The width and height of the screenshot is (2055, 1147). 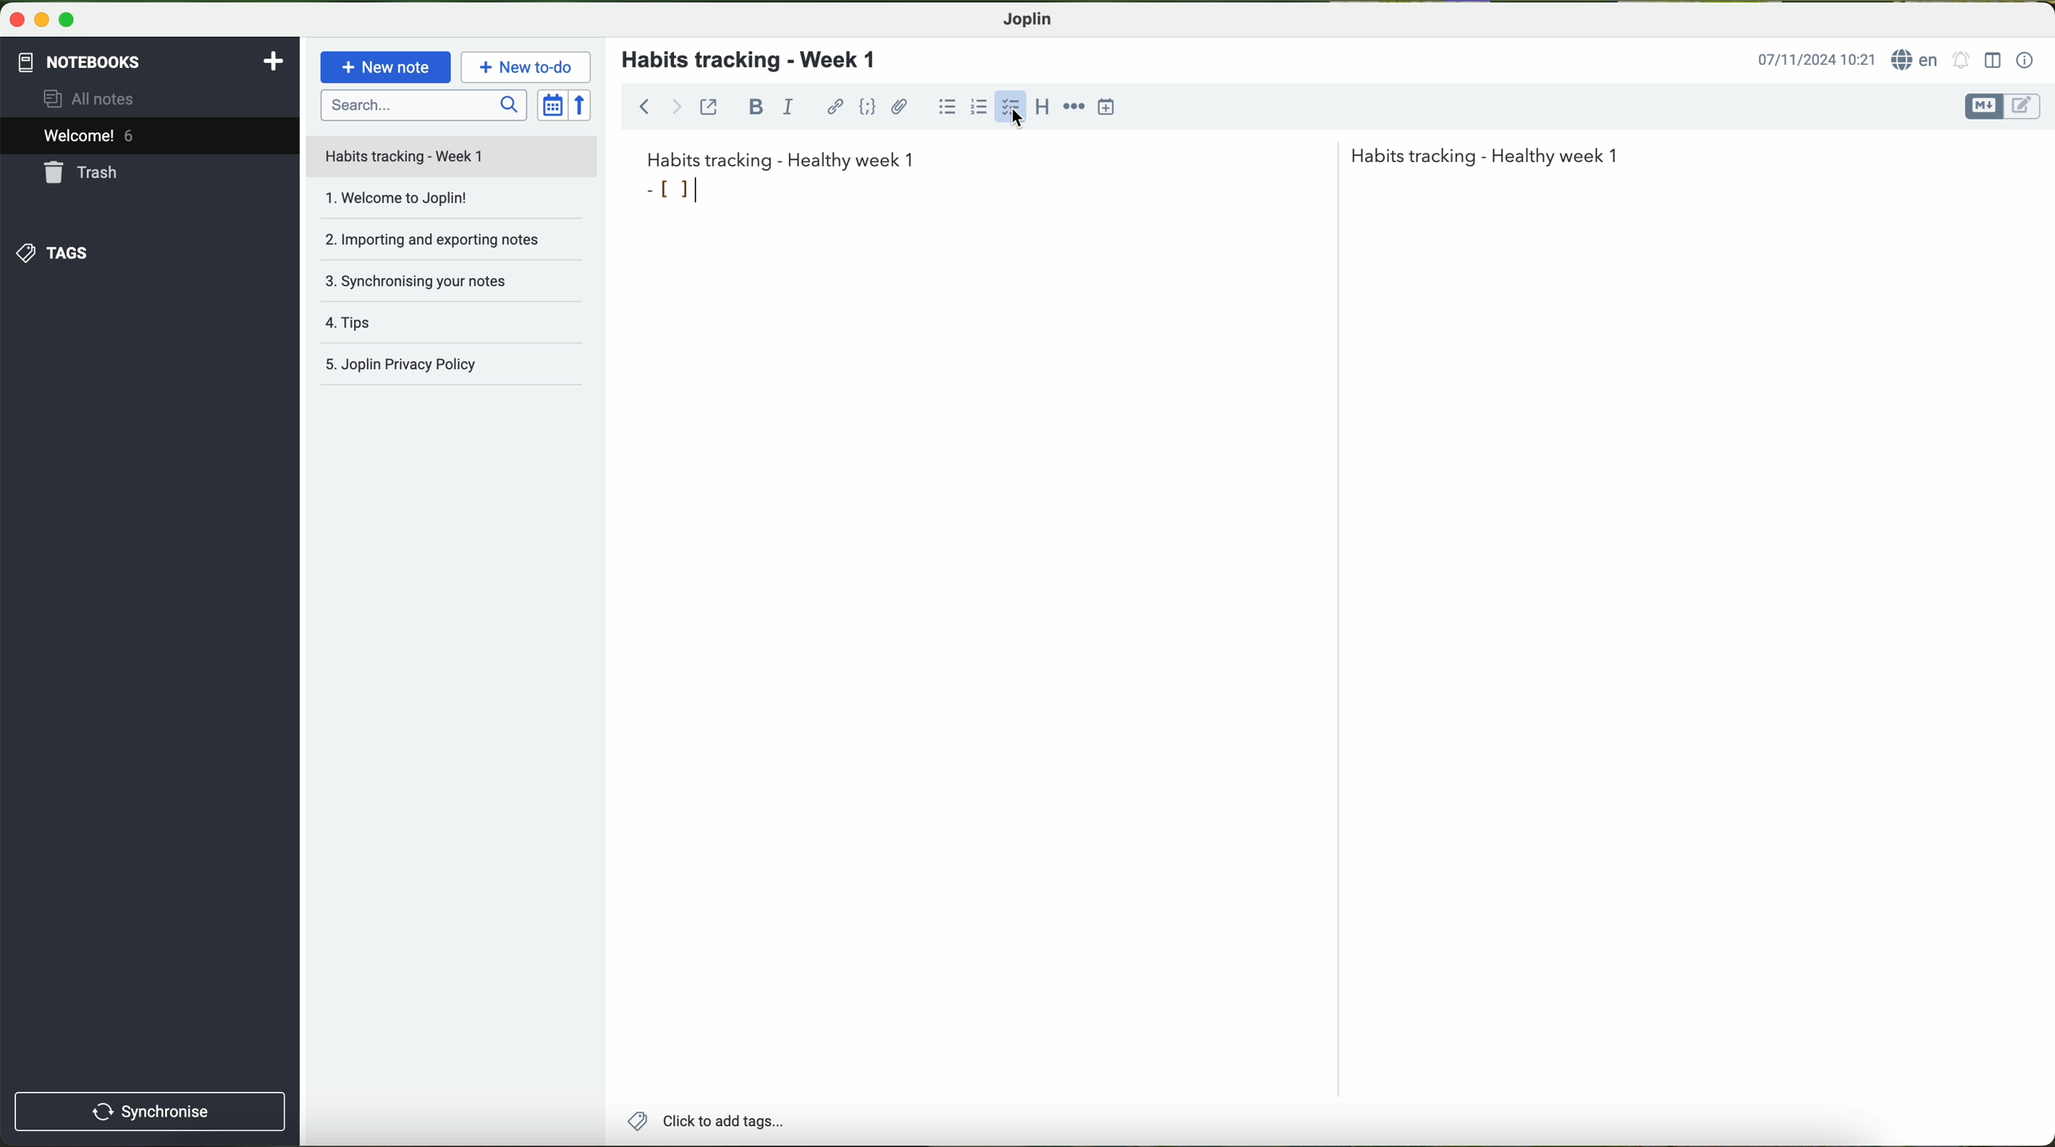 I want to click on numbered list, so click(x=981, y=105).